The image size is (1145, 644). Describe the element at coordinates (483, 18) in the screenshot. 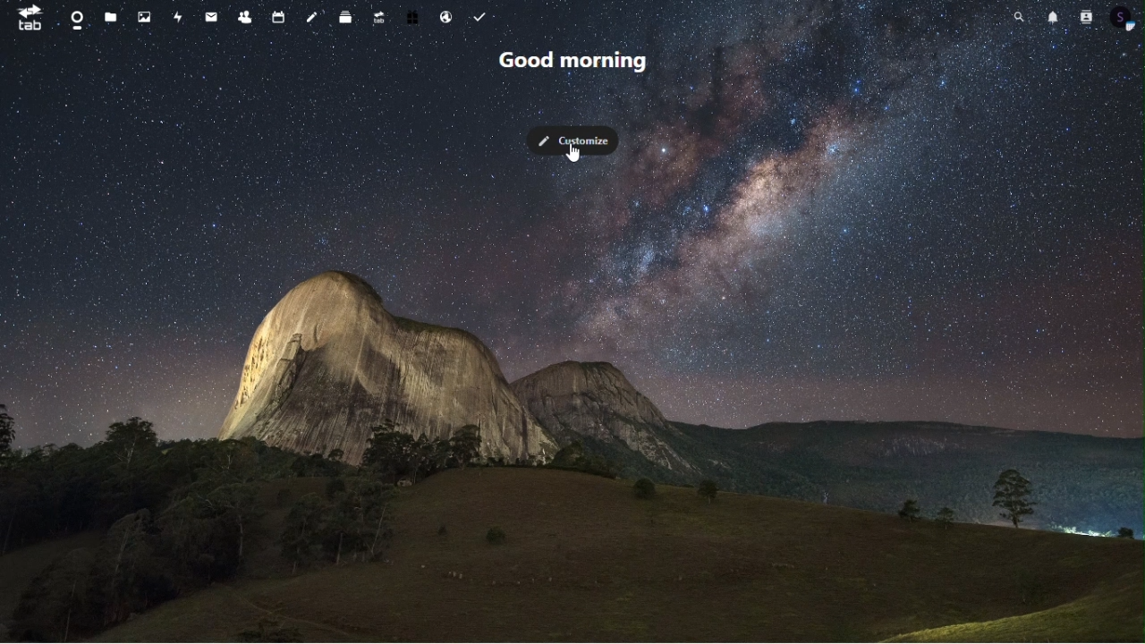

I see `task` at that location.